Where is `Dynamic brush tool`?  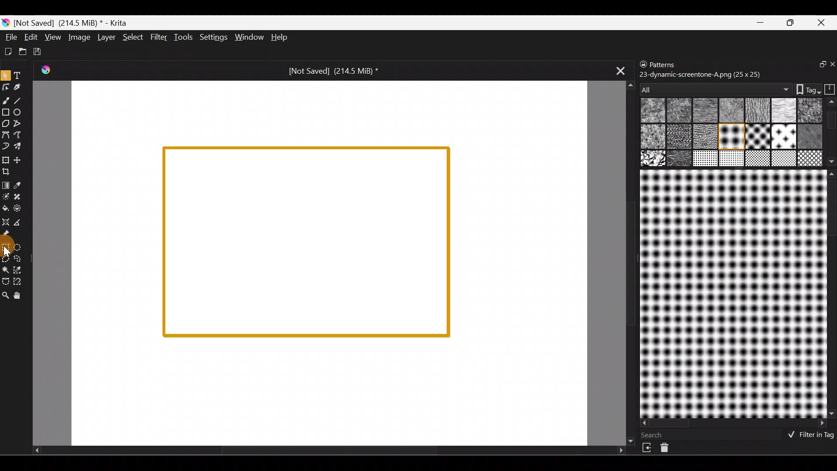
Dynamic brush tool is located at coordinates (6, 147).